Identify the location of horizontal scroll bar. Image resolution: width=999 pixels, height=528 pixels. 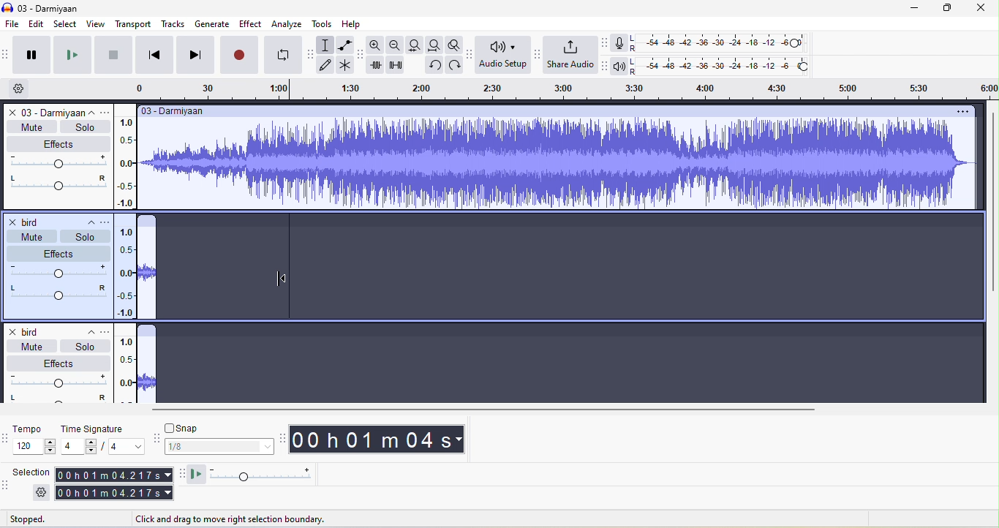
(480, 409).